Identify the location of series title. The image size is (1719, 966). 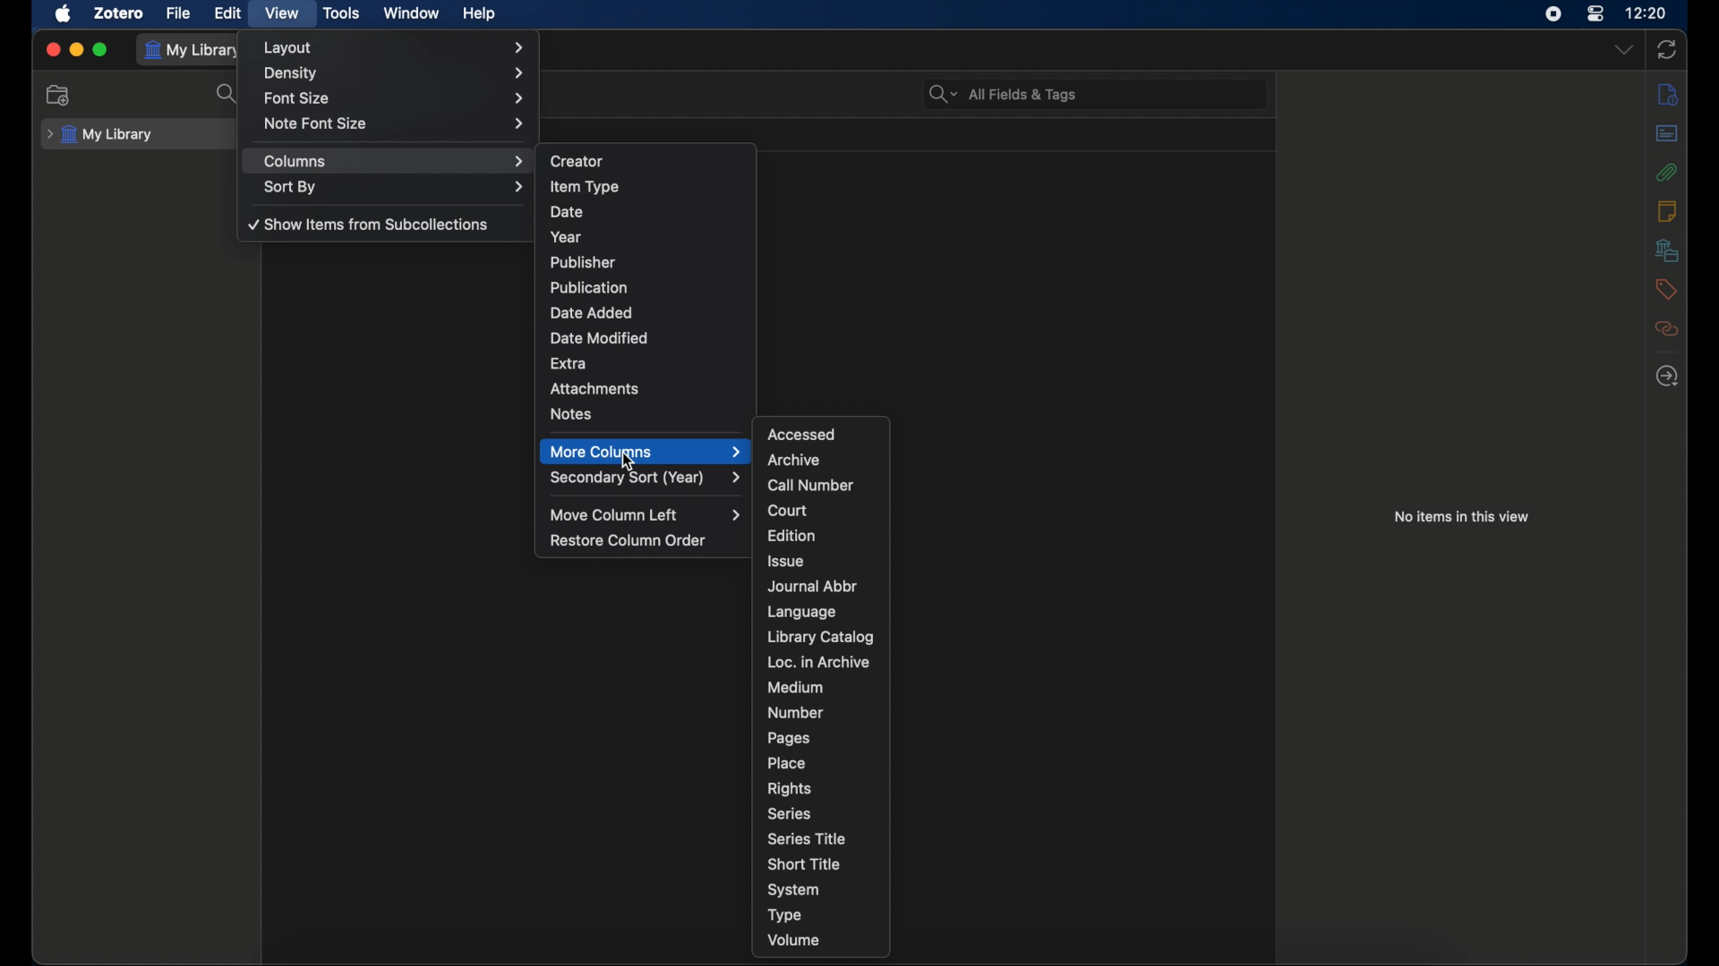
(807, 838).